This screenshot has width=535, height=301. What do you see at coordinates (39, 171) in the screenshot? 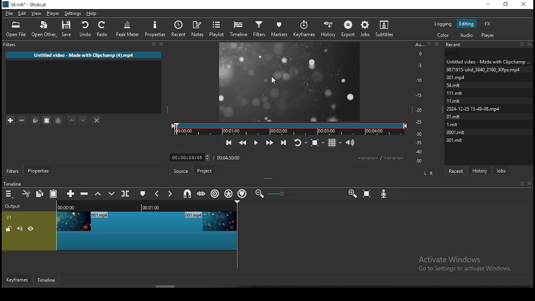
I see `properties` at bounding box center [39, 171].